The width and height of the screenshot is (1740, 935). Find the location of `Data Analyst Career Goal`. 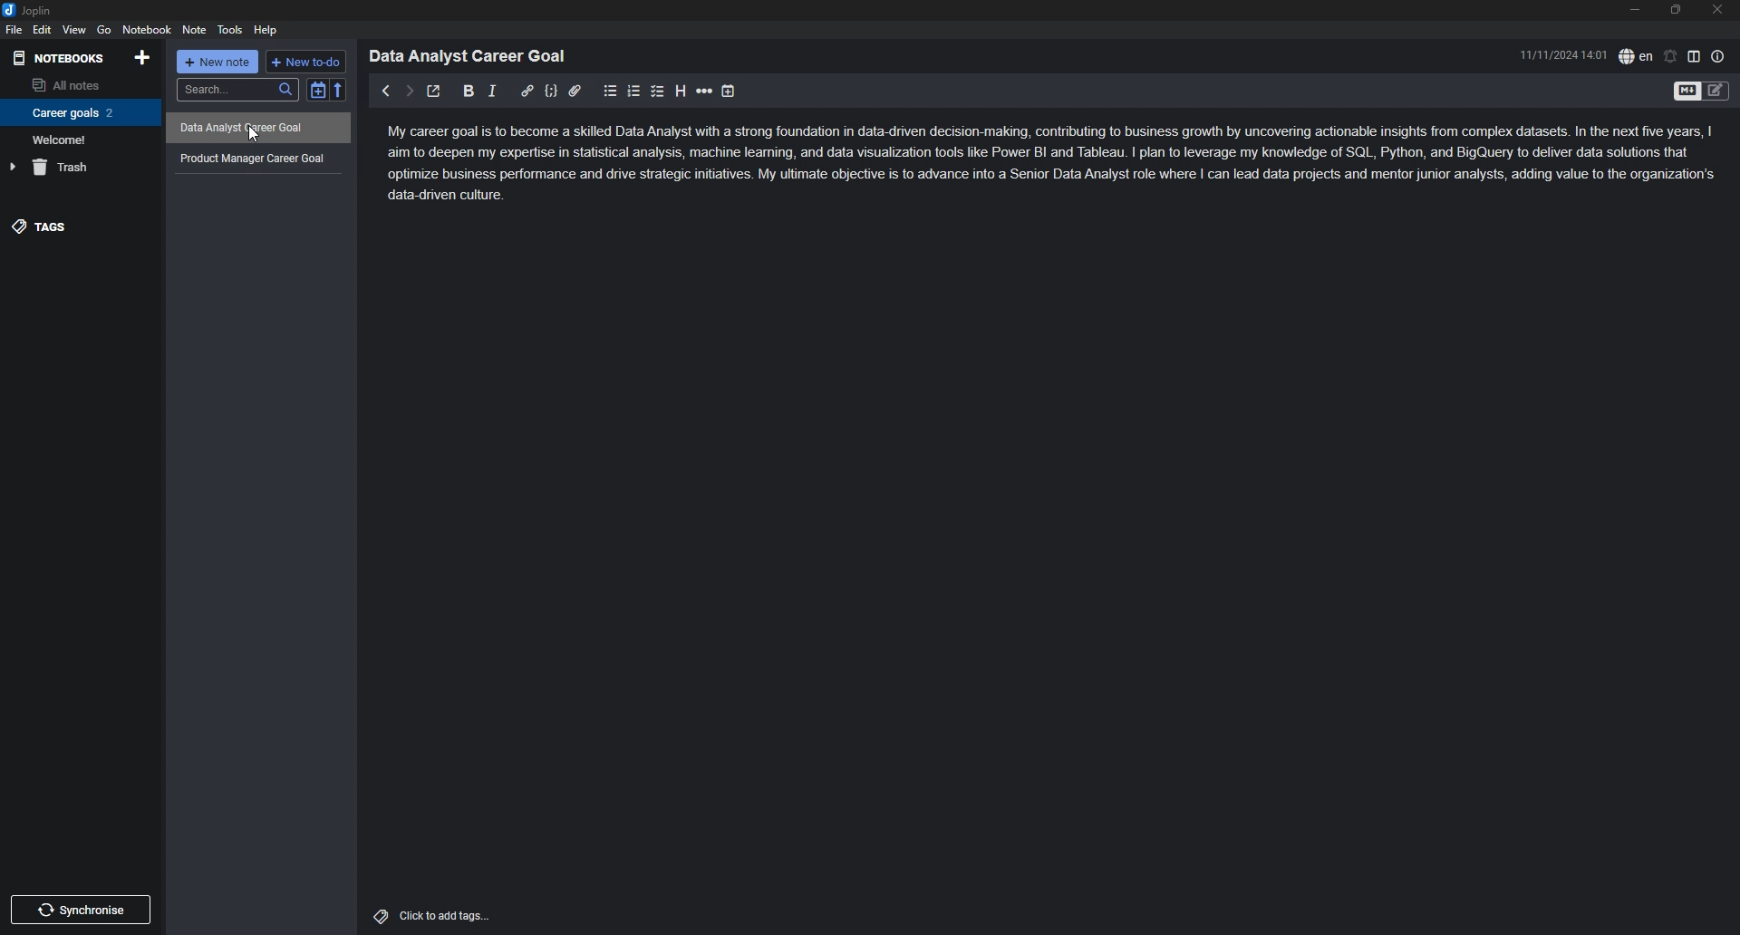

Data Analyst Career Goal is located at coordinates (474, 55).